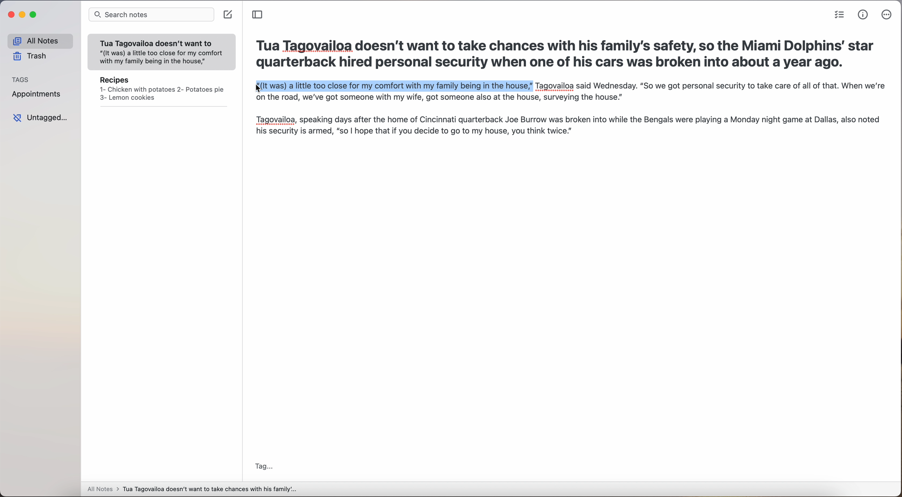 The image size is (902, 497). What do you see at coordinates (863, 15) in the screenshot?
I see `metrics` at bounding box center [863, 15].